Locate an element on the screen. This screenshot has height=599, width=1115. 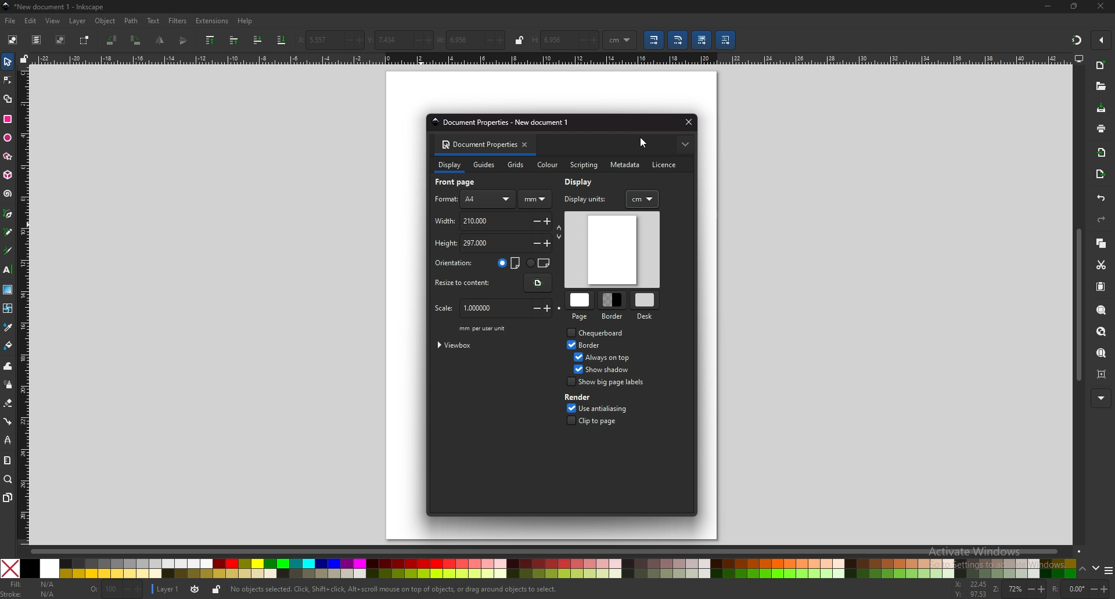
path is located at coordinates (130, 21).